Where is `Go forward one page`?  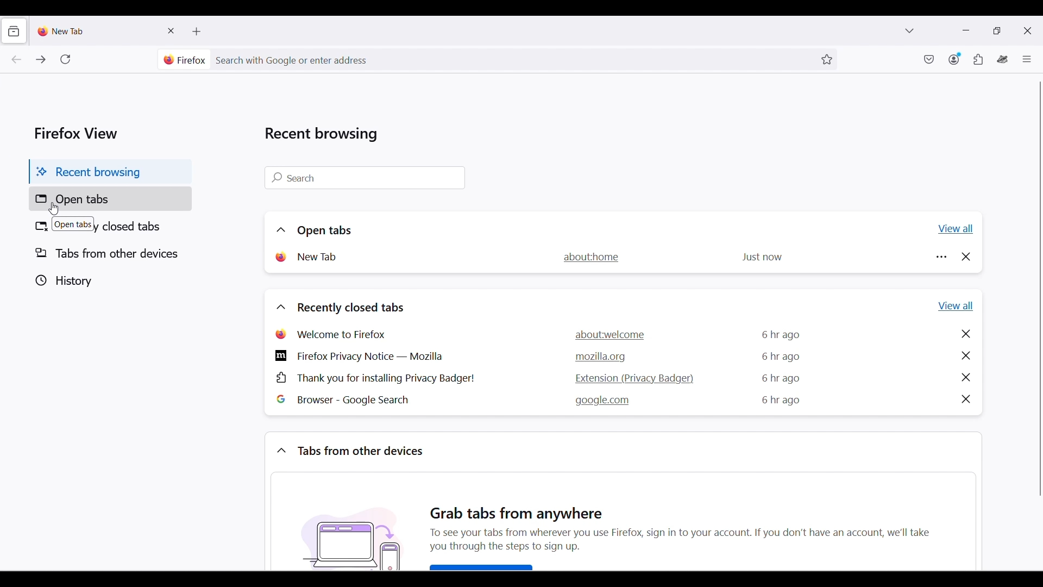 Go forward one page is located at coordinates (40, 59).